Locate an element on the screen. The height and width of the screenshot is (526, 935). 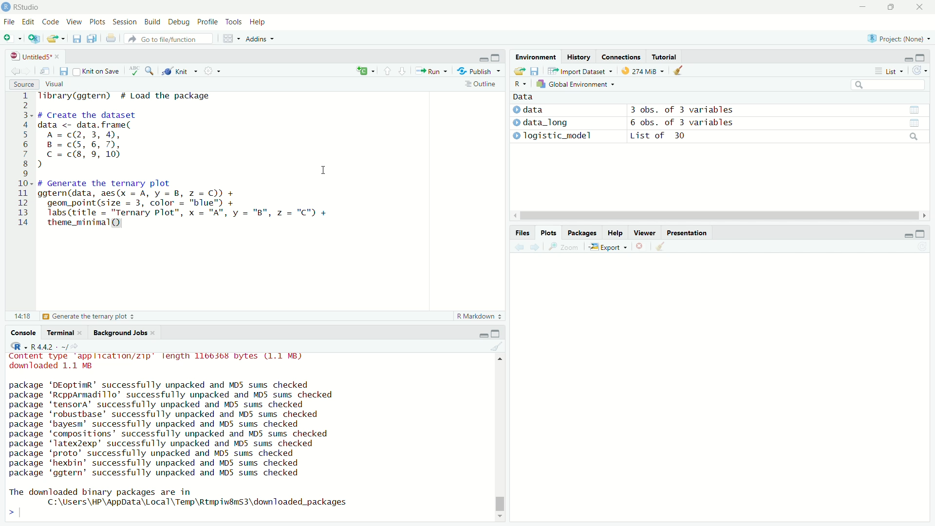
search is located at coordinates (912, 137).